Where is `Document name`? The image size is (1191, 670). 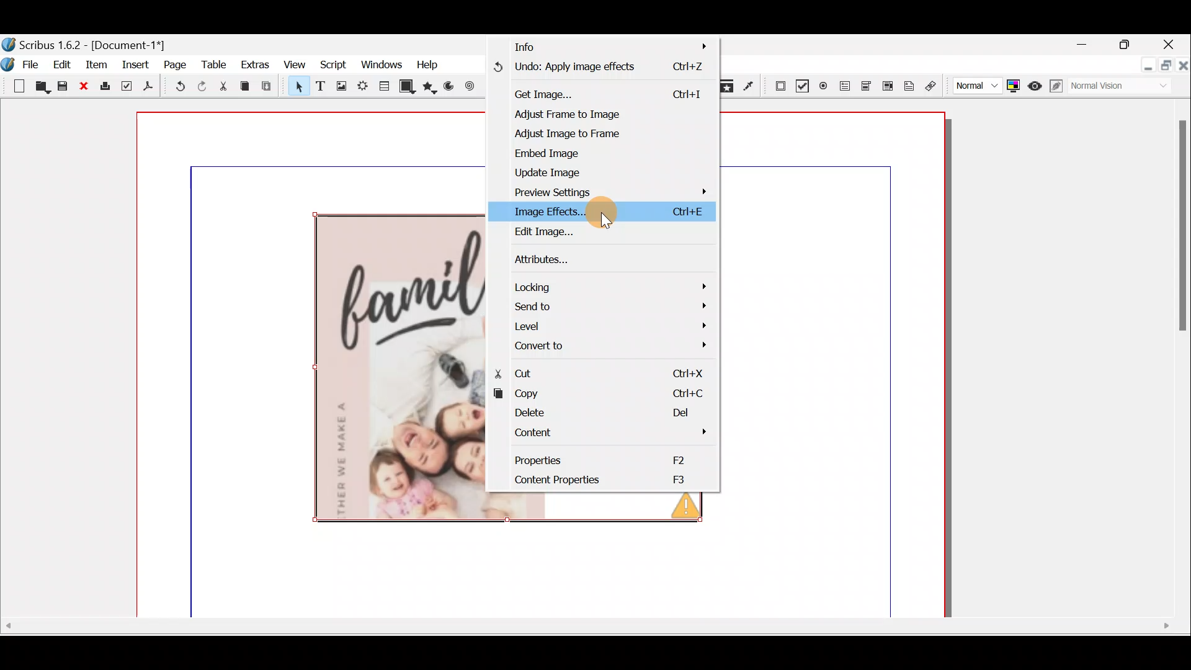
Document name is located at coordinates (90, 41).